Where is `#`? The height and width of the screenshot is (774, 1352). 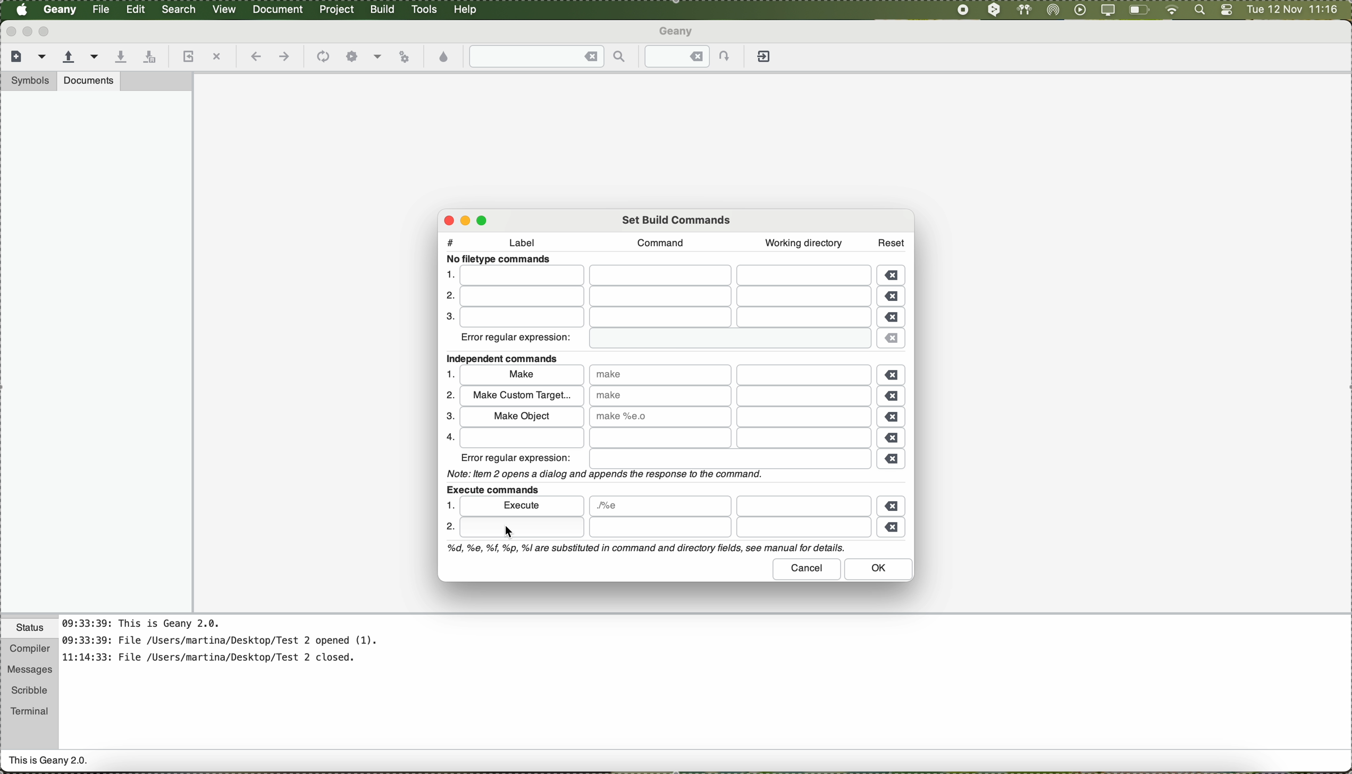
# is located at coordinates (450, 240).